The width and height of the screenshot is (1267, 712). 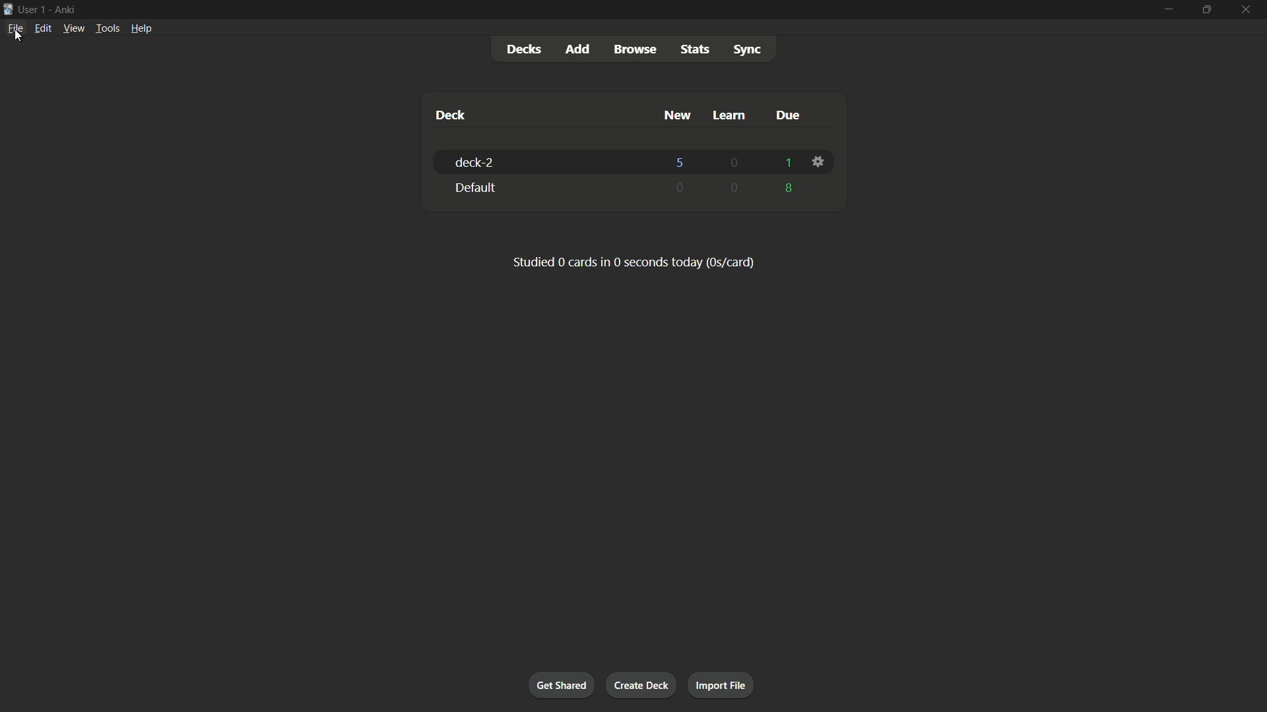 What do you see at coordinates (637, 49) in the screenshot?
I see `Browse` at bounding box center [637, 49].